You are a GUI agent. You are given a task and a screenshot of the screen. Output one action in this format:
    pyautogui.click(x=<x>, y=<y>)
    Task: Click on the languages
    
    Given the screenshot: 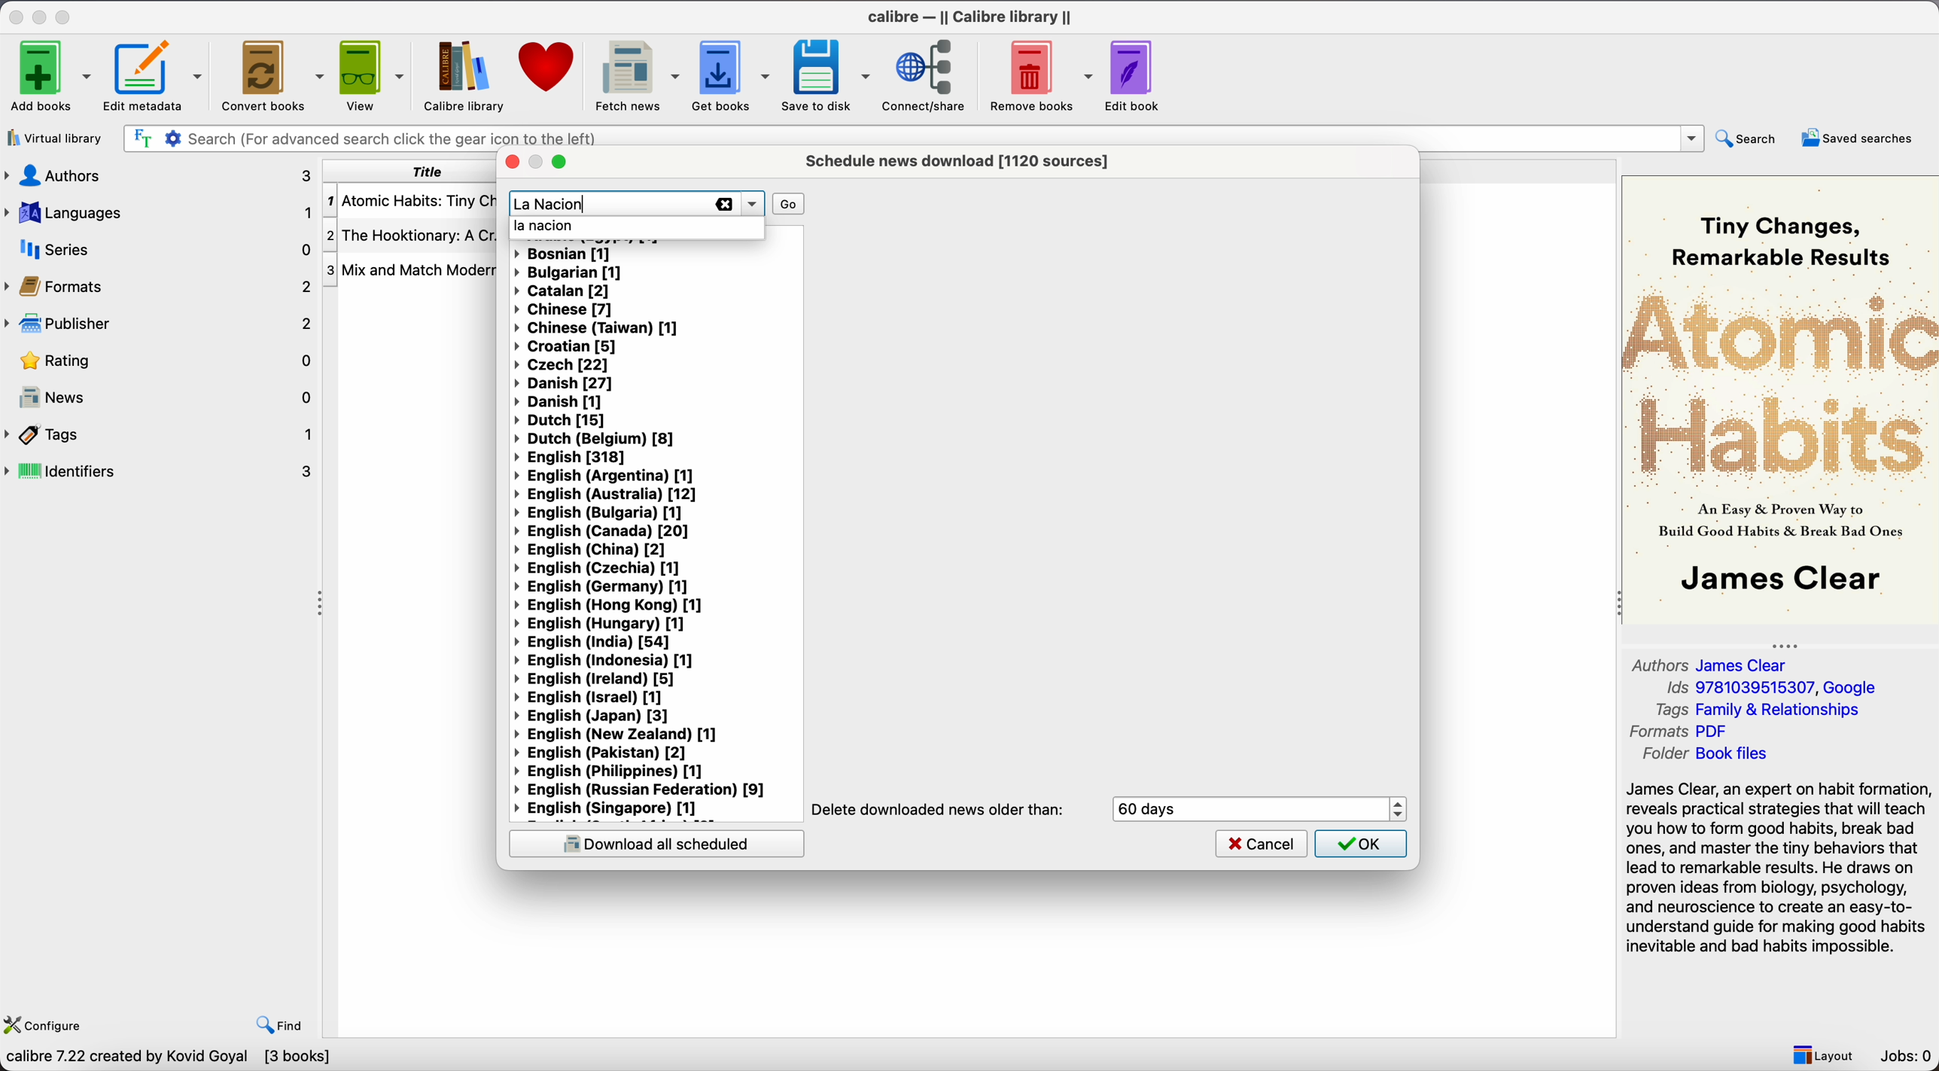 What is the action you would take?
    pyautogui.click(x=160, y=213)
    